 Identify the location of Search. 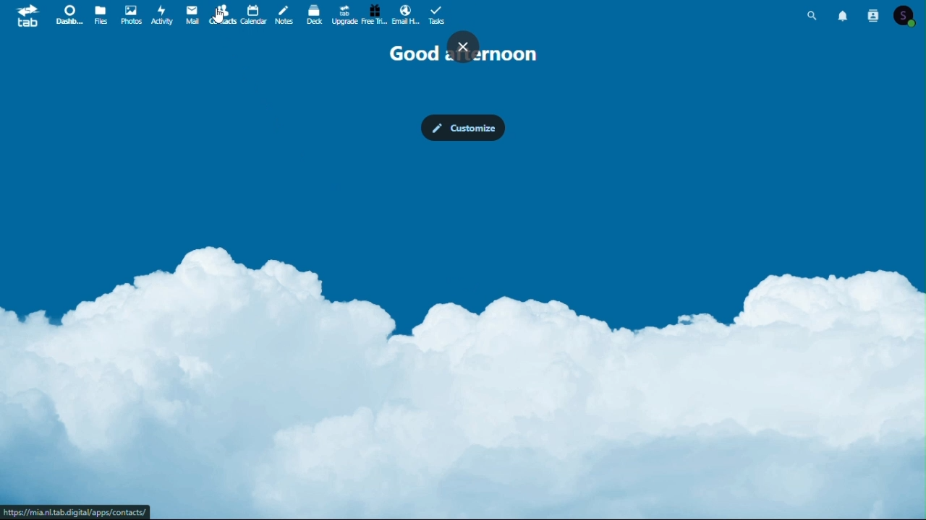
(815, 15).